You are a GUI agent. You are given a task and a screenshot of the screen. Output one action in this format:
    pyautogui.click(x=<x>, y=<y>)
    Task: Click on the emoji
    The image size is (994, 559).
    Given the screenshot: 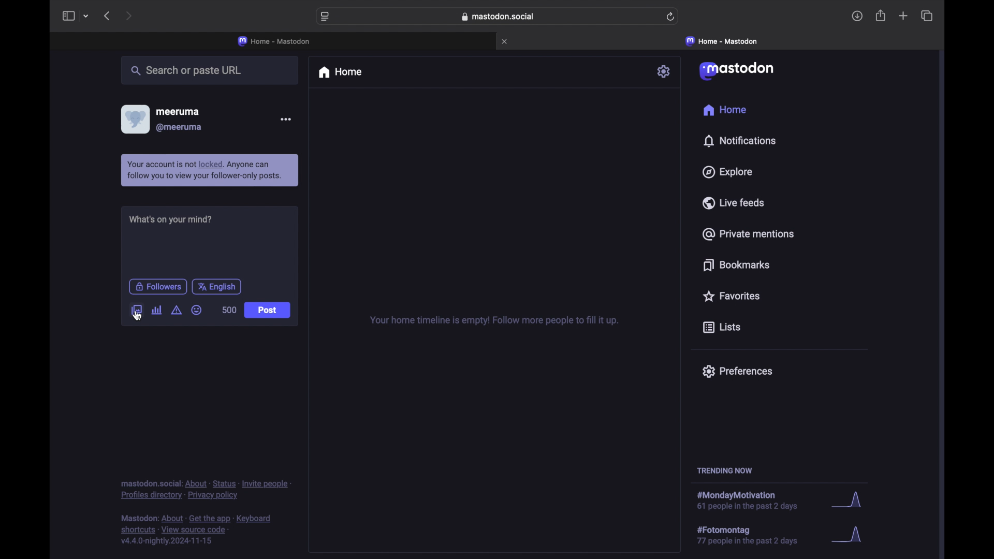 What is the action you would take?
    pyautogui.click(x=197, y=311)
    